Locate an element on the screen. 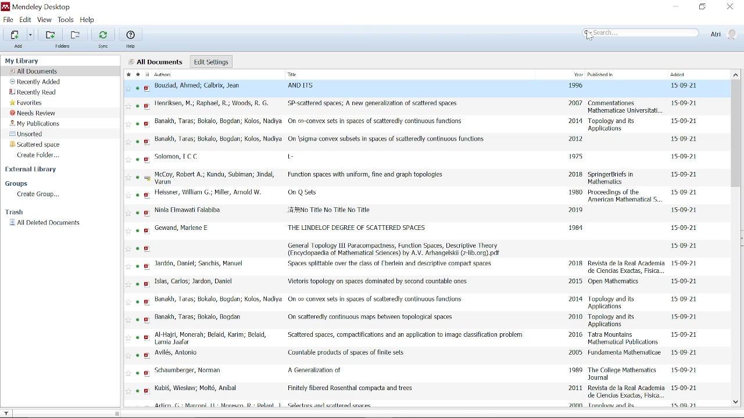  General Topology 111 Paracompactness, Function Spaces, Descriplive Theory (Encydopaedia of Mathematical Sciences) by A.V. Arhangelskl (7-lib.org).pdf 15-09-21 is located at coordinates (423, 248).